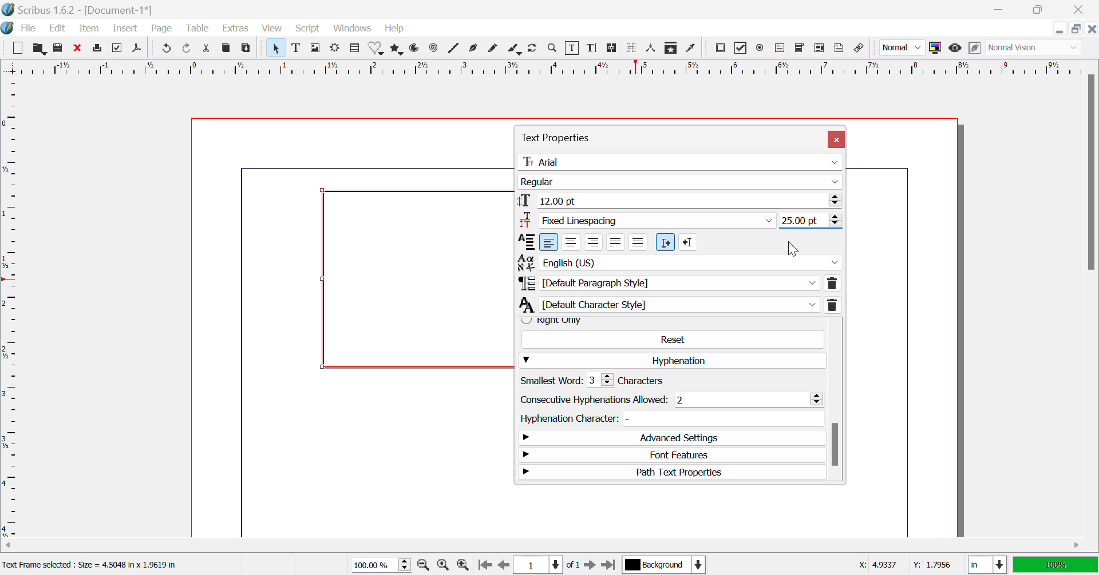 The image size is (1099, 575). I want to click on Right align, so click(593, 242).